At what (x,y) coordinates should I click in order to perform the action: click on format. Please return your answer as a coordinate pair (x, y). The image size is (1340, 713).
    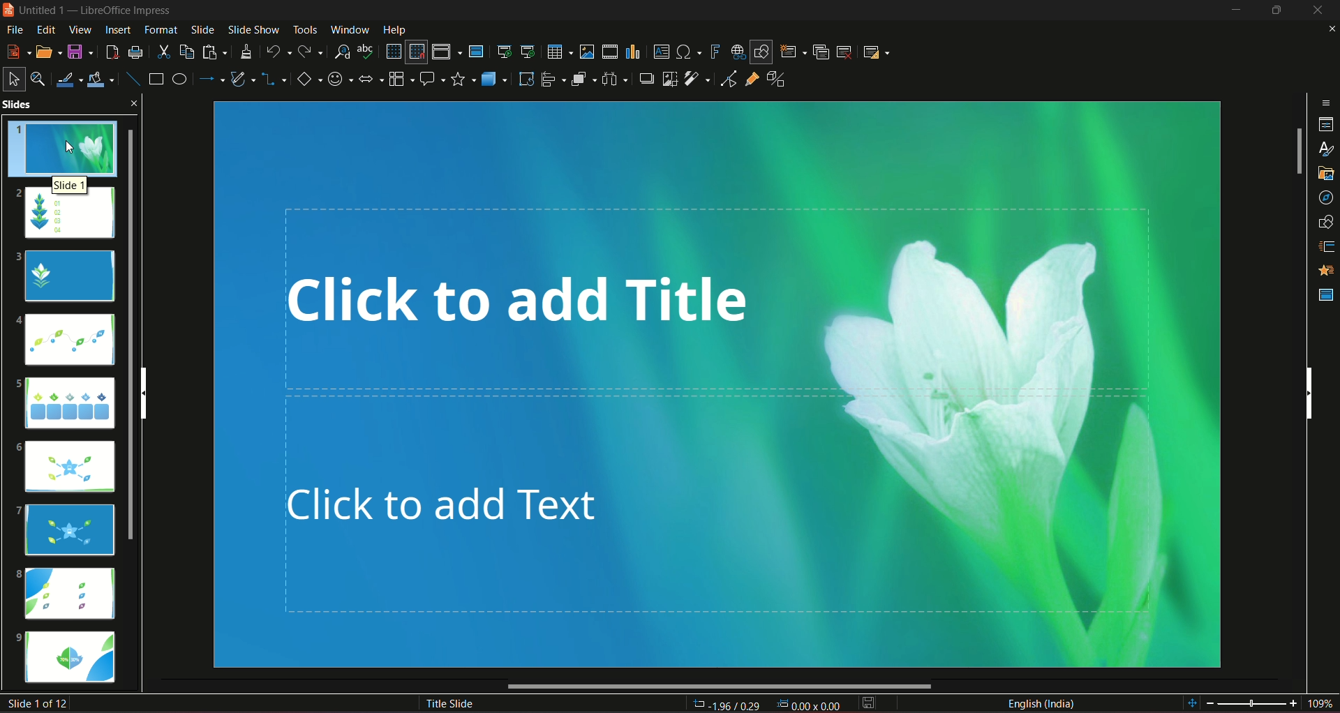
    Looking at the image, I should click on (161, 29).